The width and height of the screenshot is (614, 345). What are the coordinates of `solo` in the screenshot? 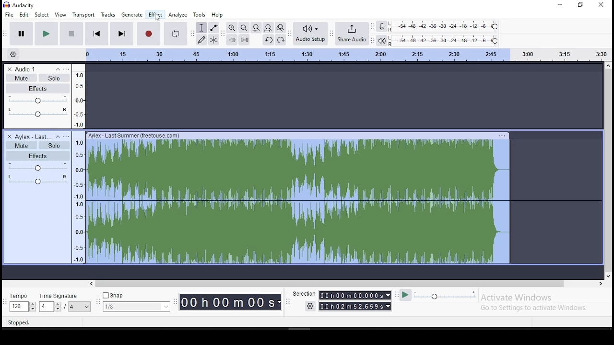 It's located at (53, 145).